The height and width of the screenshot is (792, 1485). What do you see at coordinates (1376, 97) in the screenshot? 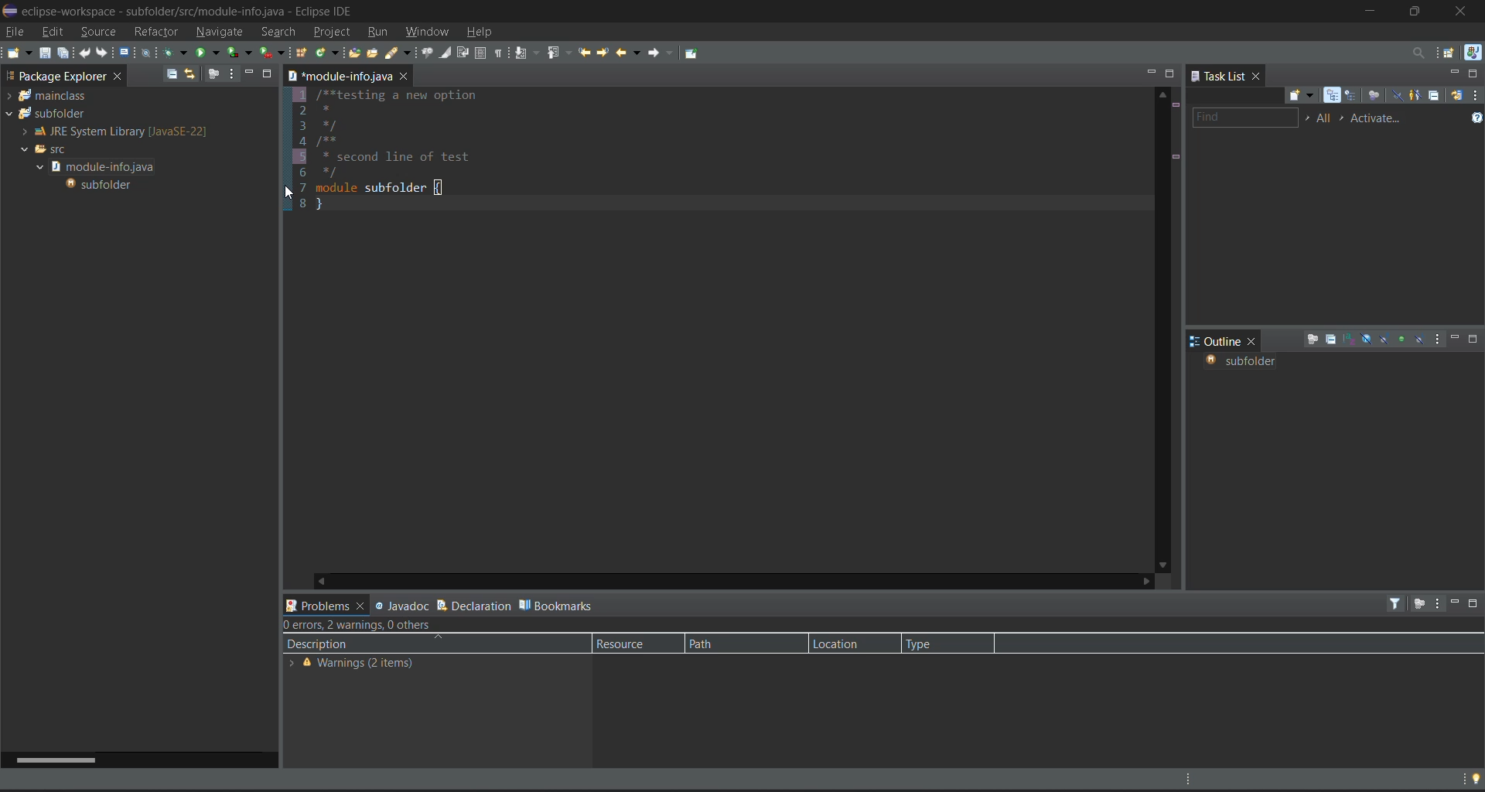
I see `focus on workweek` at bounding box center [1376, 97].